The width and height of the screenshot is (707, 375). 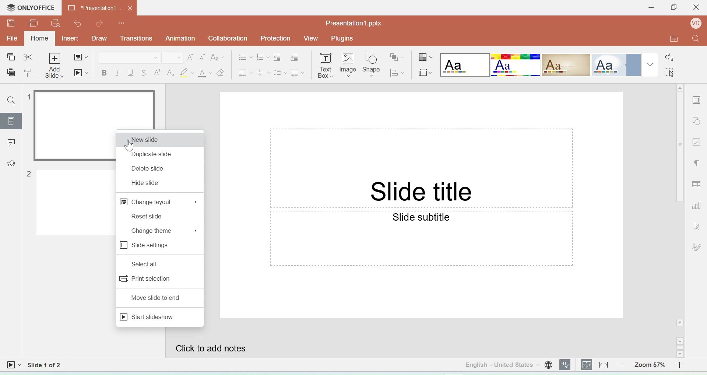 What do you see at coordinates (34, 23) in the screenshot?
I see `Print file` at bounding box center [34, 23].